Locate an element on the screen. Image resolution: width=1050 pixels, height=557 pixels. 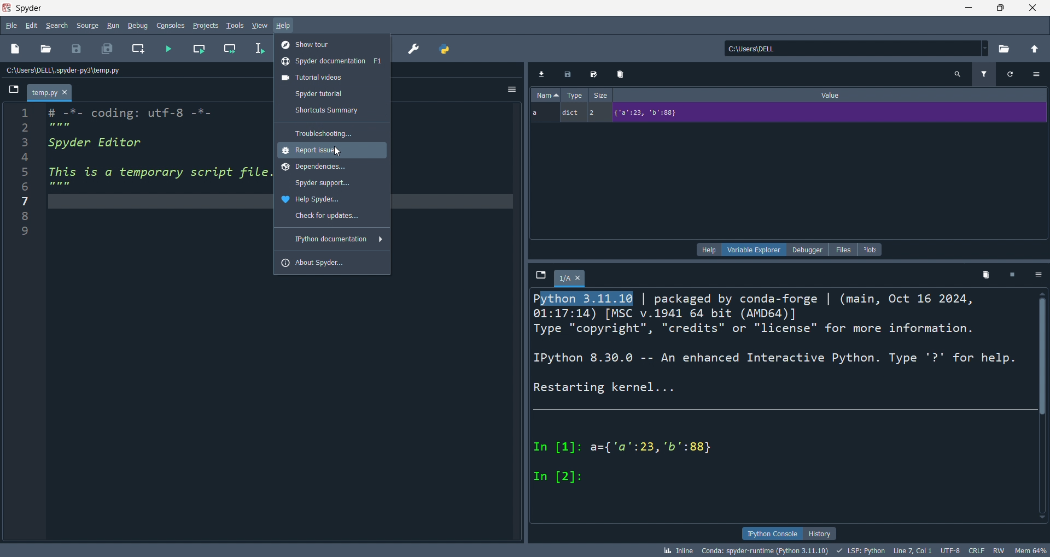
updates check is located at coordinates (332, 216).